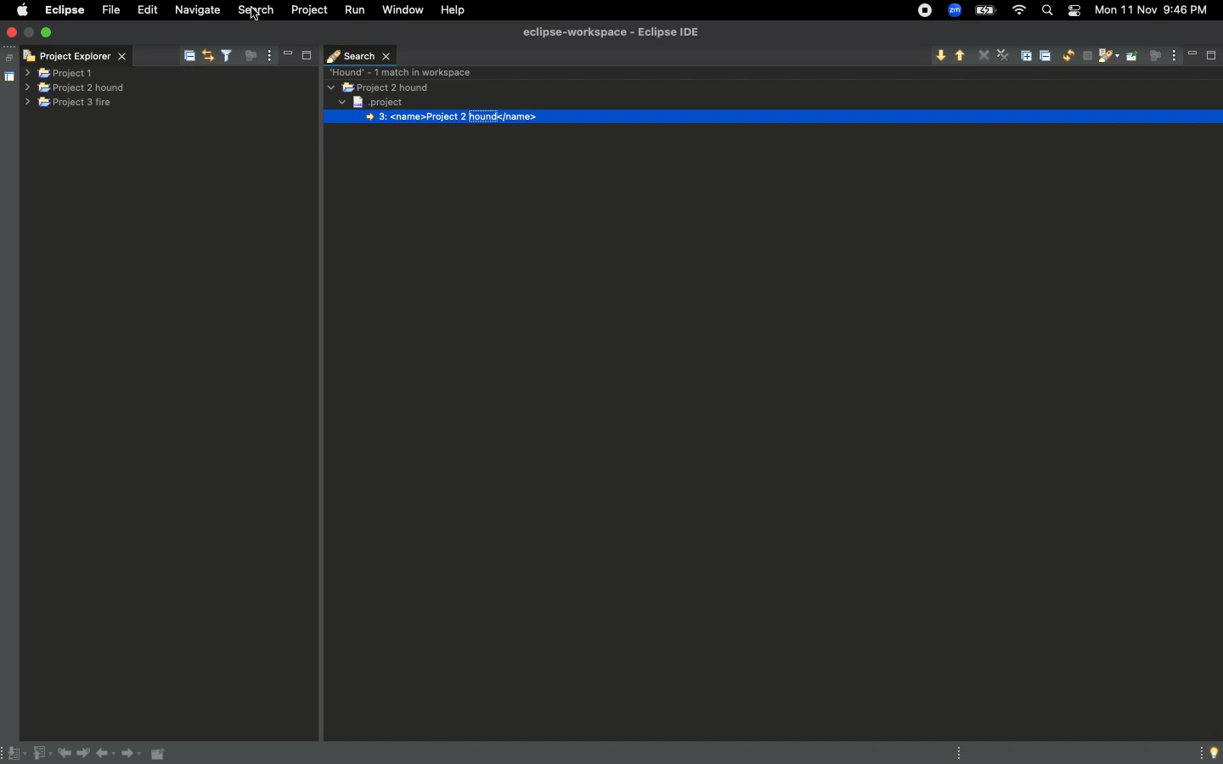  I want to click on link with editor, so click(210, 54).